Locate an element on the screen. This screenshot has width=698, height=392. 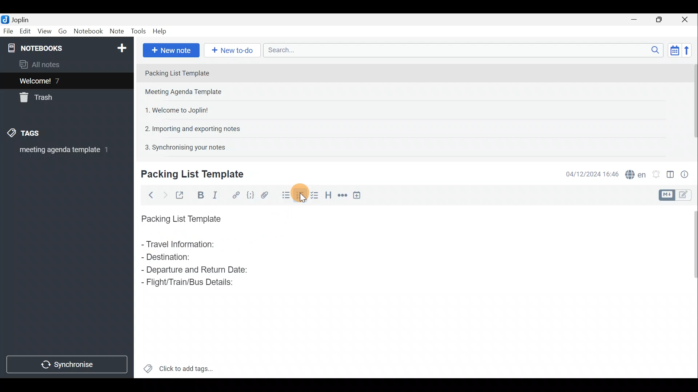
Edit is located at coordinates (24, 32).